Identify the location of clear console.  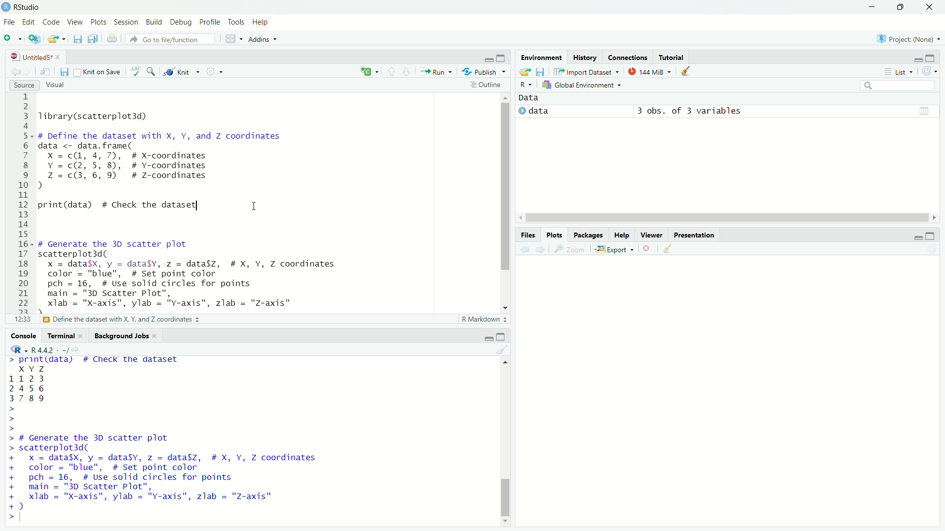
(505, 349).